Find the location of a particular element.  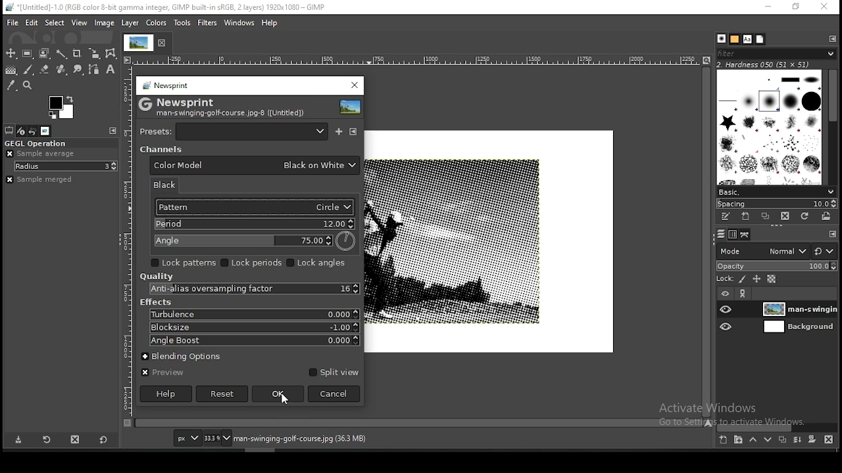

add a mask is located at coordinates (813, 439).